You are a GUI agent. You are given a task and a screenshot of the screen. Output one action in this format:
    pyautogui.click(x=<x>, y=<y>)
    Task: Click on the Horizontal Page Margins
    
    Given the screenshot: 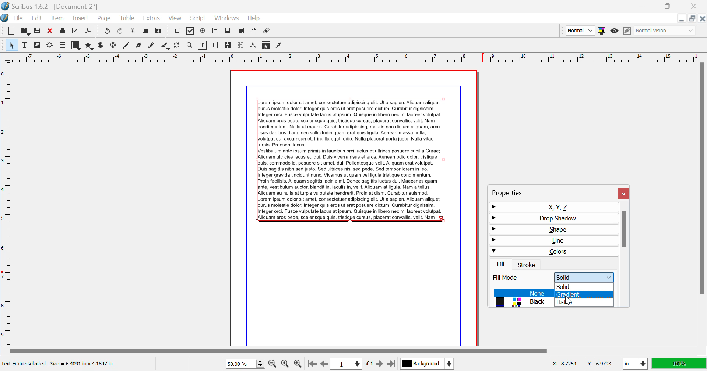 What is the action you would take?
    pyautogui.click(x=7, y=205)
    